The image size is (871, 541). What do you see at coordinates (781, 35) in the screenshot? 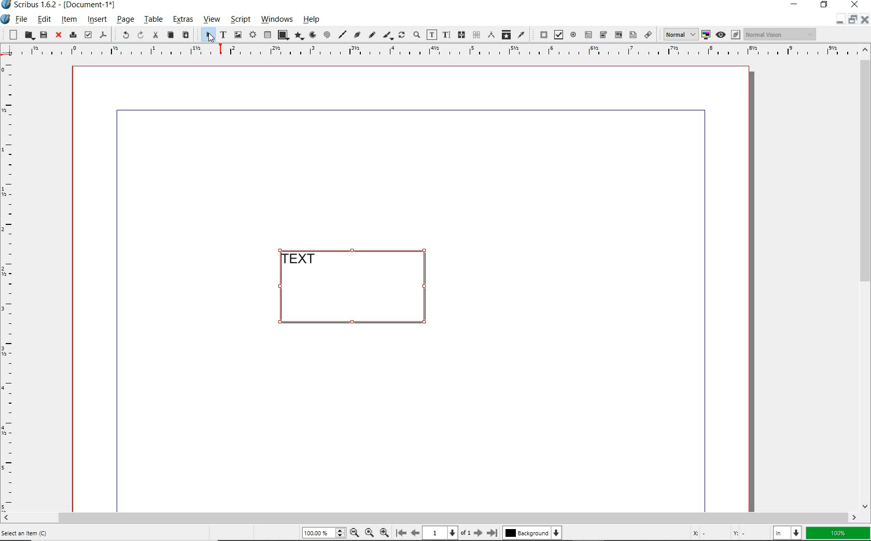
I see `Normal Vision` at bounding box center [781, 35].